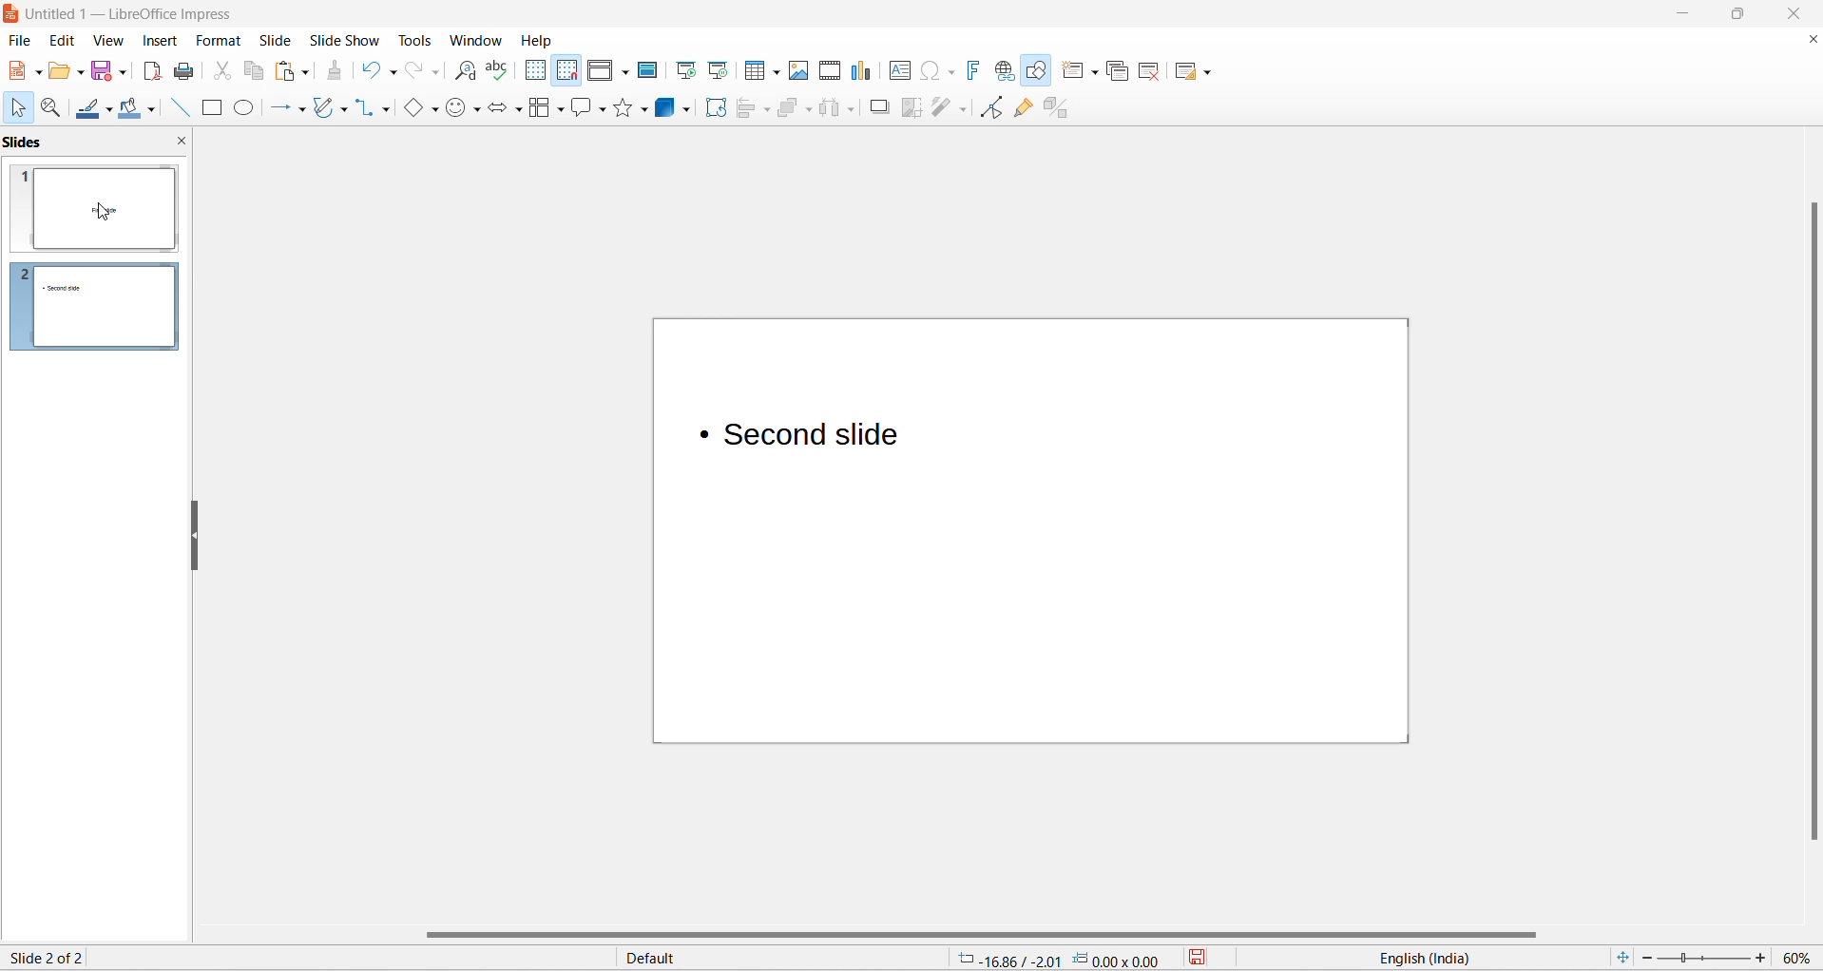  I want to click on new slide options, so click(1094, 73).